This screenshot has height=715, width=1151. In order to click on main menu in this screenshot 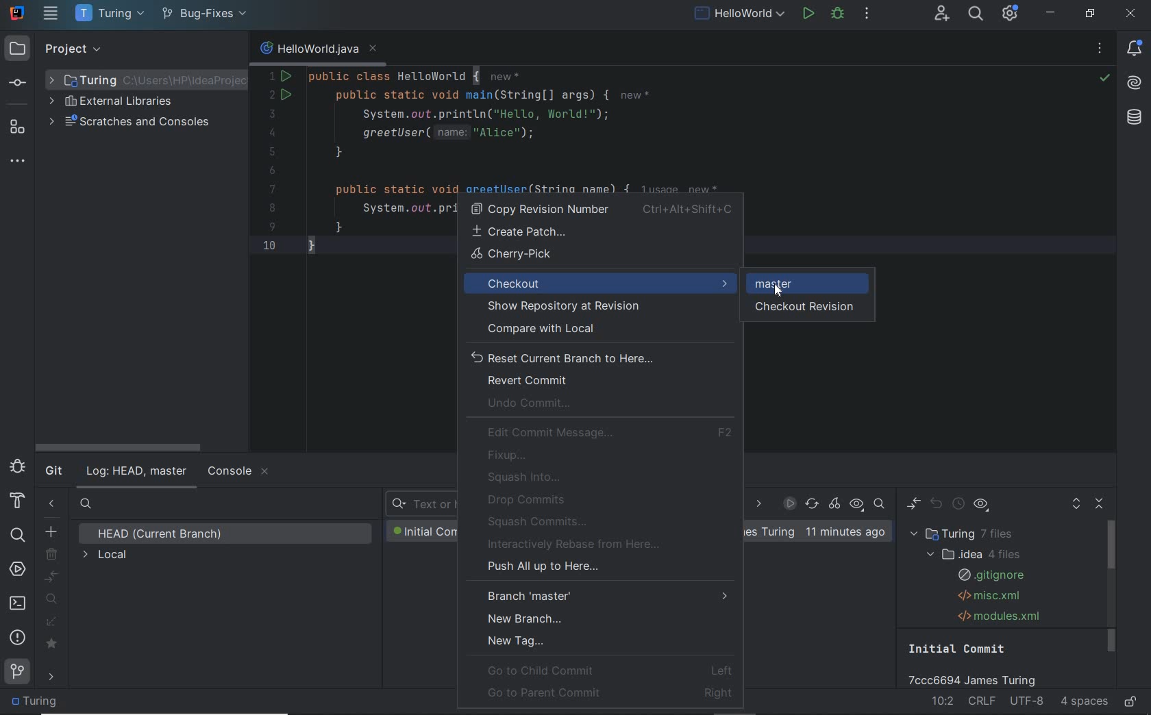, I will do `click(52, 13)`.